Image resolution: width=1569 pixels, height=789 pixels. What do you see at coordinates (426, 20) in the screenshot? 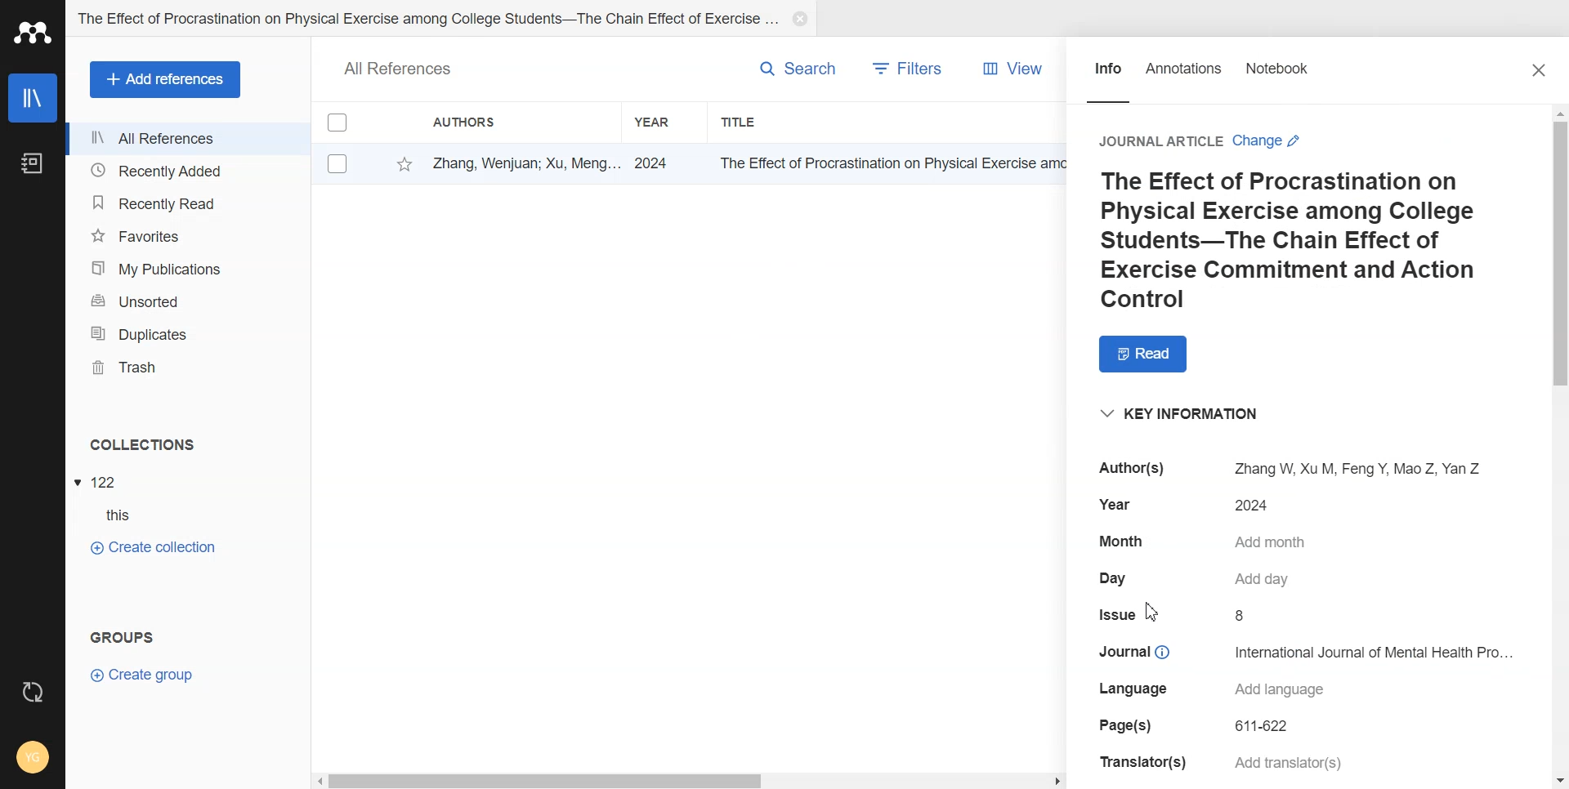
I see `Folder` at bounding box center [426, 20].